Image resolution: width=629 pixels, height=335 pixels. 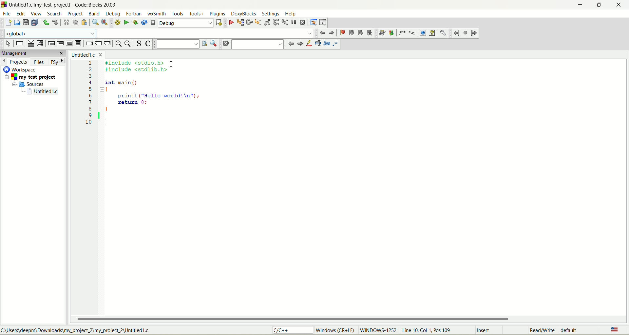 What do you see at coordinates (621, 5) in the screenshot?
I see `close` at bounding box center [621, 5].